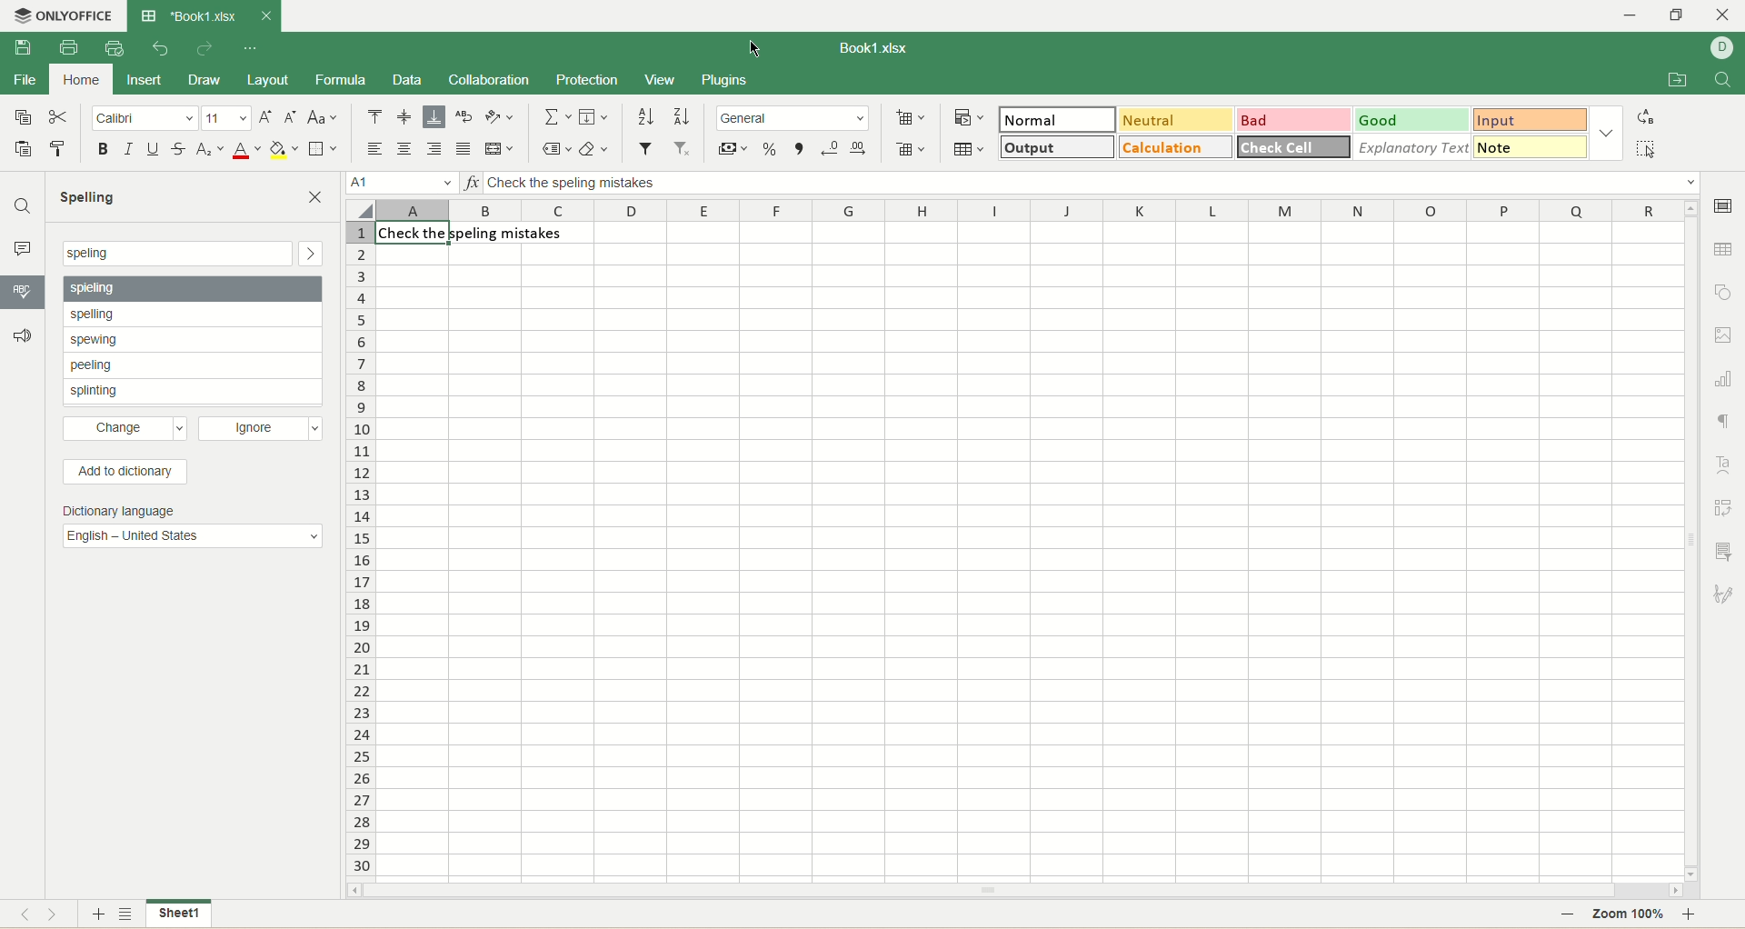 This screenshot has height=929, width=1745. What do you see at coordinates (340, 79) in the screenshot?
I see `formula` at bounding box center [340, 79].